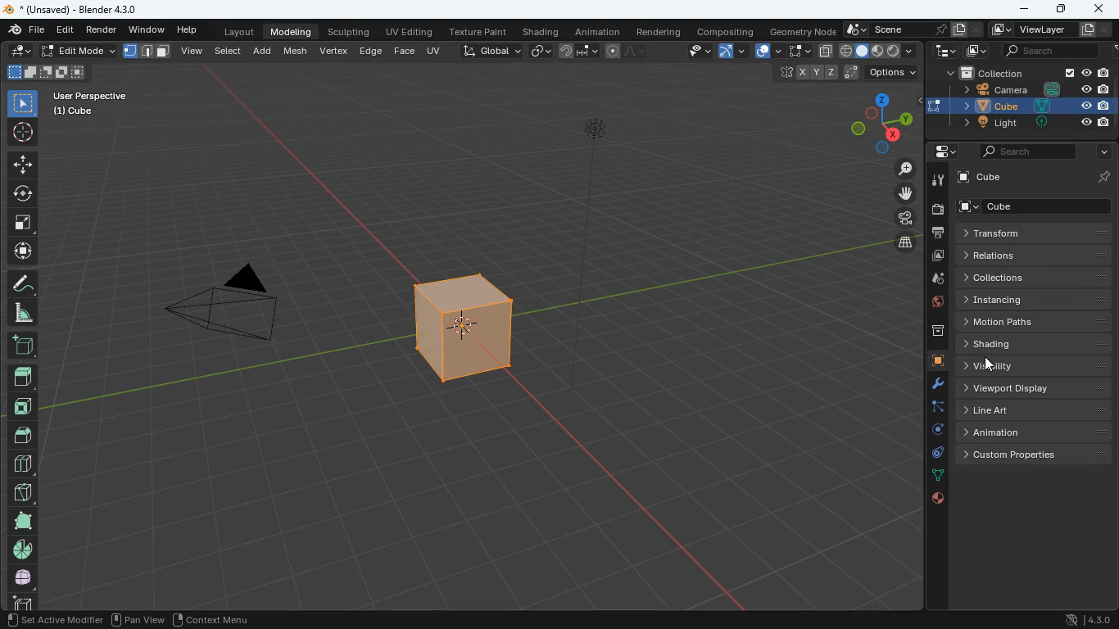  I want to click on tools, so click(939, 182).